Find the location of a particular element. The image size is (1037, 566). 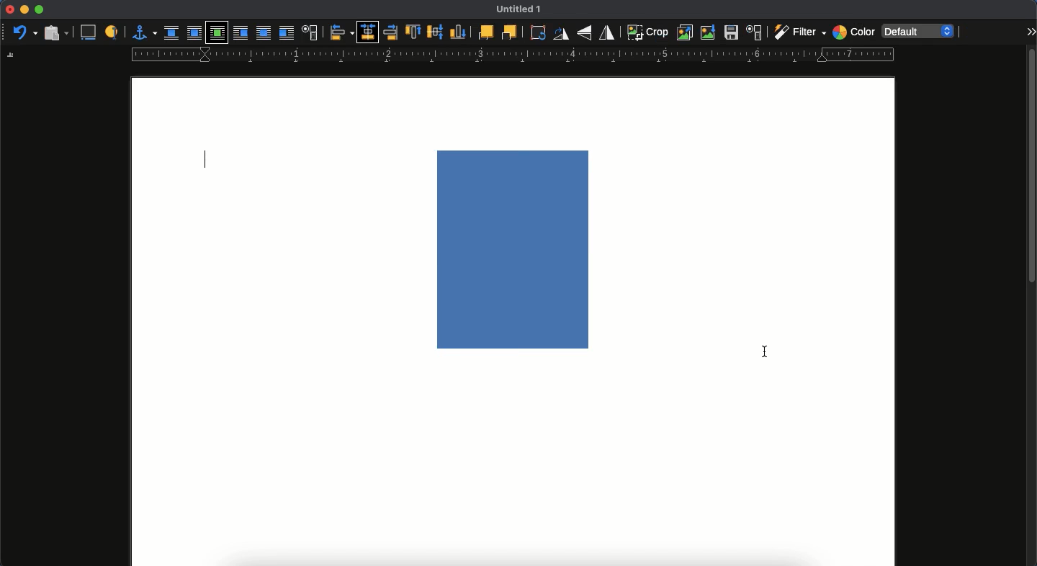

page is located at coordinates (513, 475).